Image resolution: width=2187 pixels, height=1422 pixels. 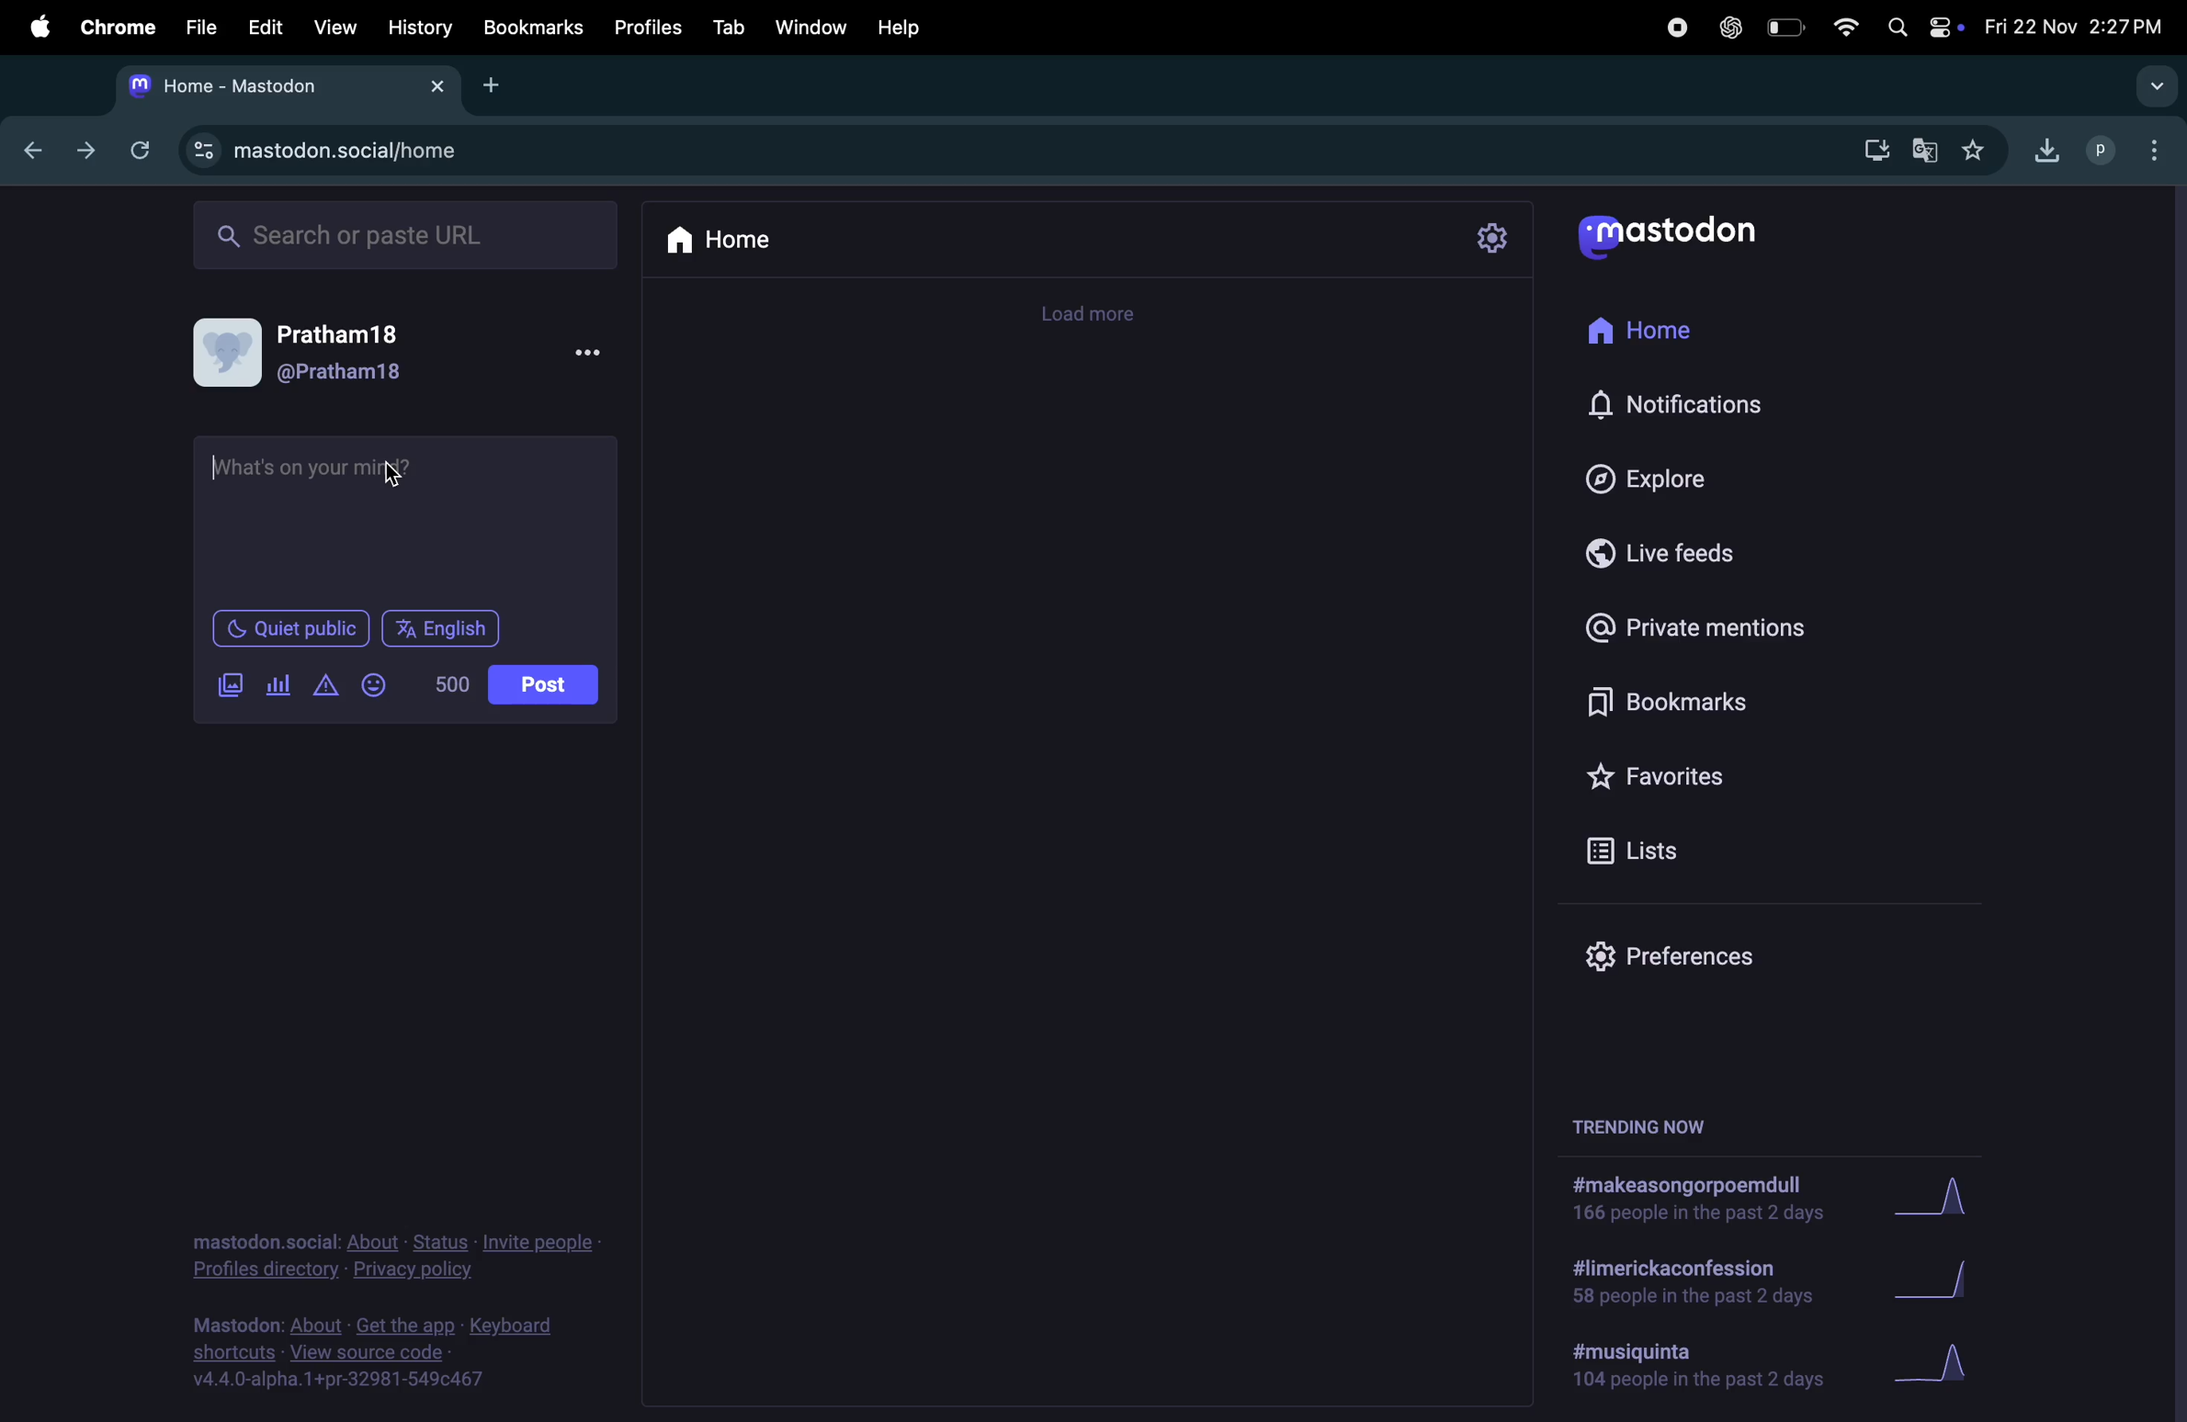 What do you see at coordinates (374, 685) in the screenshot?
I see `emoji` at bounding box center [374, 685].